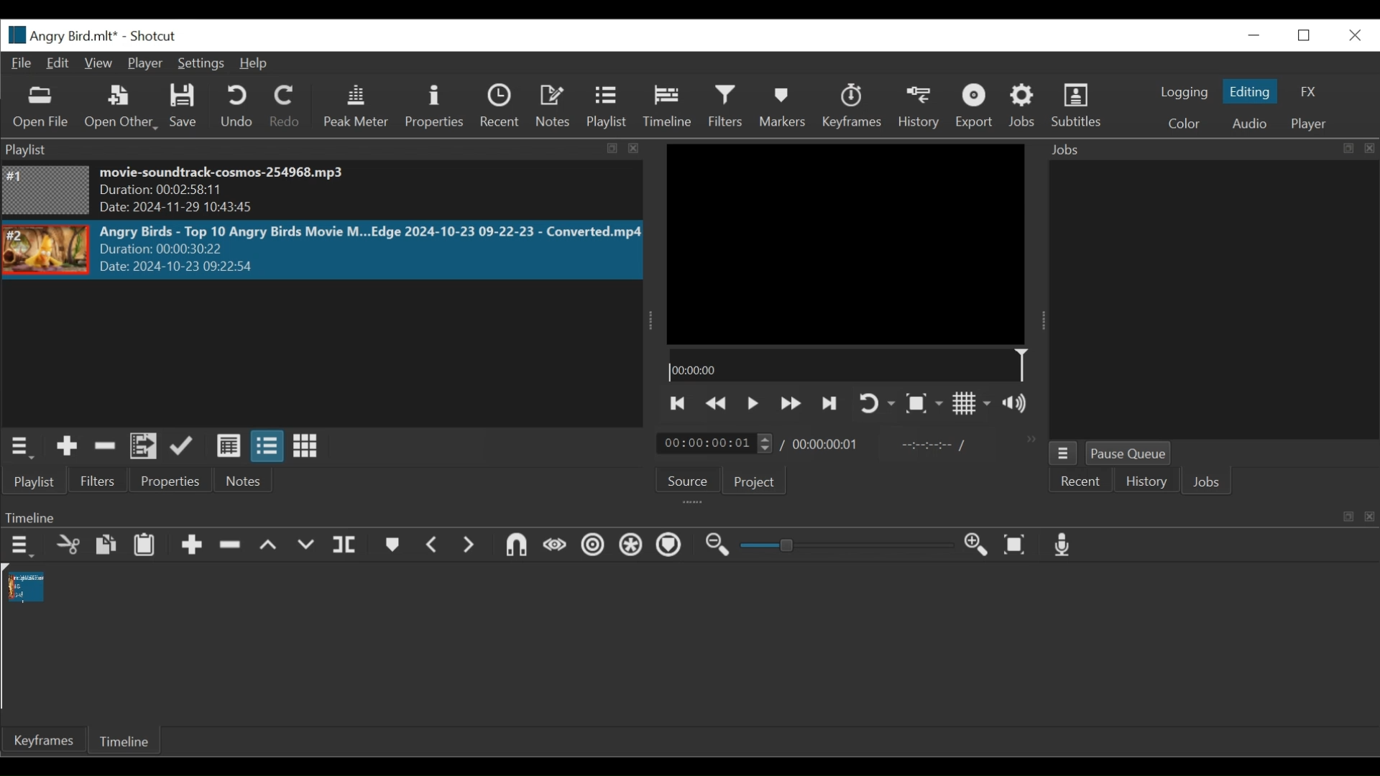  What do you see at coordinates (104, 480) in the screenshot?
I see `Filters` at bounding box center [104, 480].